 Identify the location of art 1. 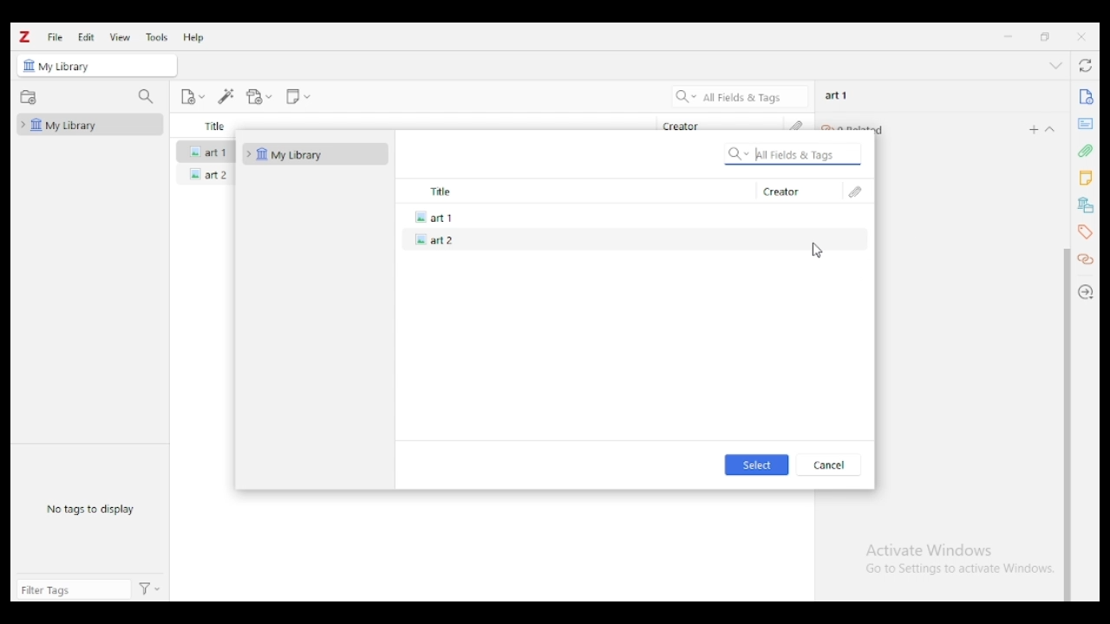
(631, 216).